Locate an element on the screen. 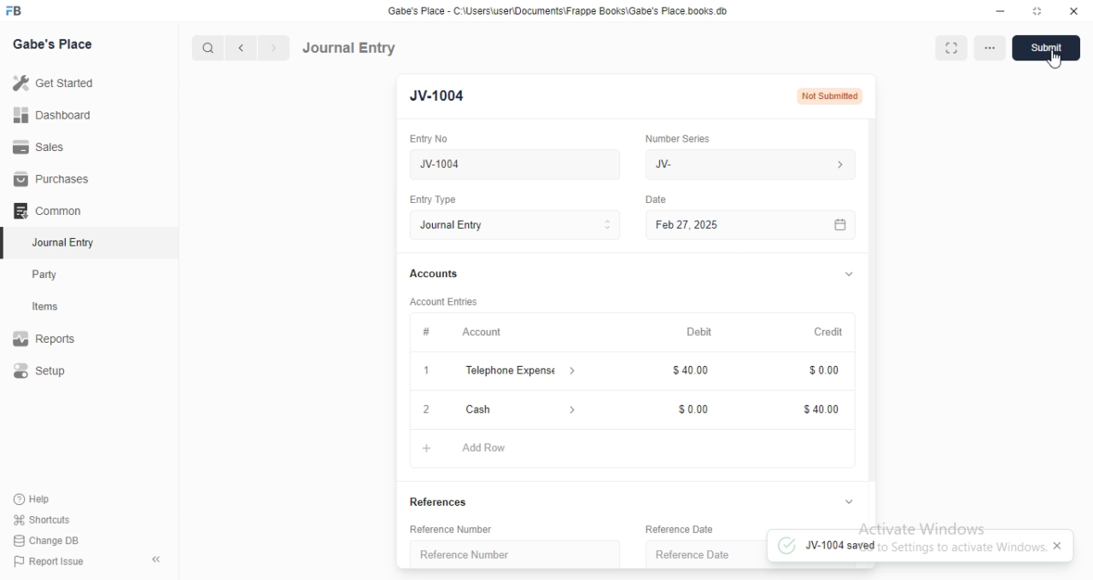  Setup is located at coordinates (42, 370).